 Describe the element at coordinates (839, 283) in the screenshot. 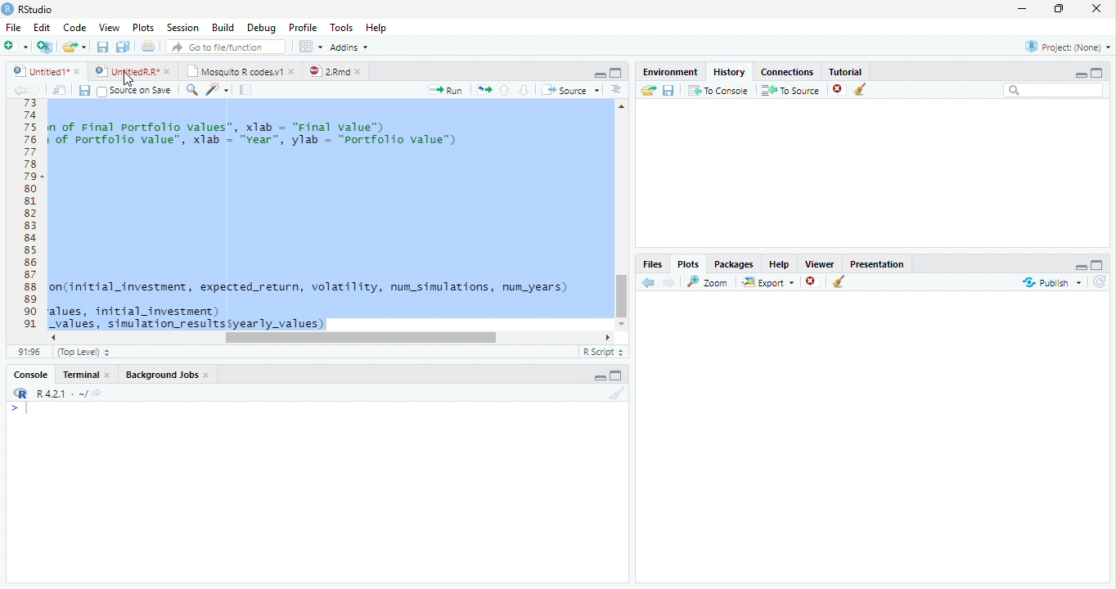

I see `Clear` at that location.